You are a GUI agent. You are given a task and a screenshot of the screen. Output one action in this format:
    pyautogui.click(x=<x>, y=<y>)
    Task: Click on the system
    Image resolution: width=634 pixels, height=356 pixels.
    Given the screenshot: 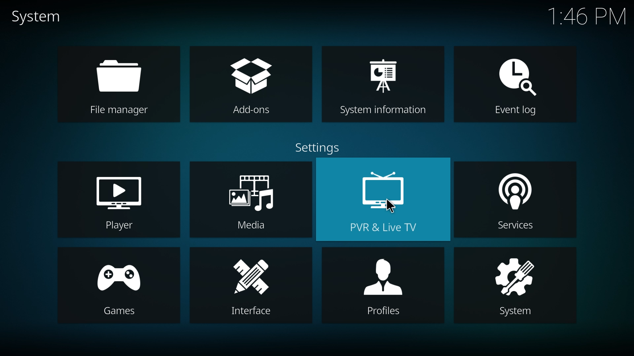 What is the action you would take?
    pyautogui.click(x=514, y=286)
    